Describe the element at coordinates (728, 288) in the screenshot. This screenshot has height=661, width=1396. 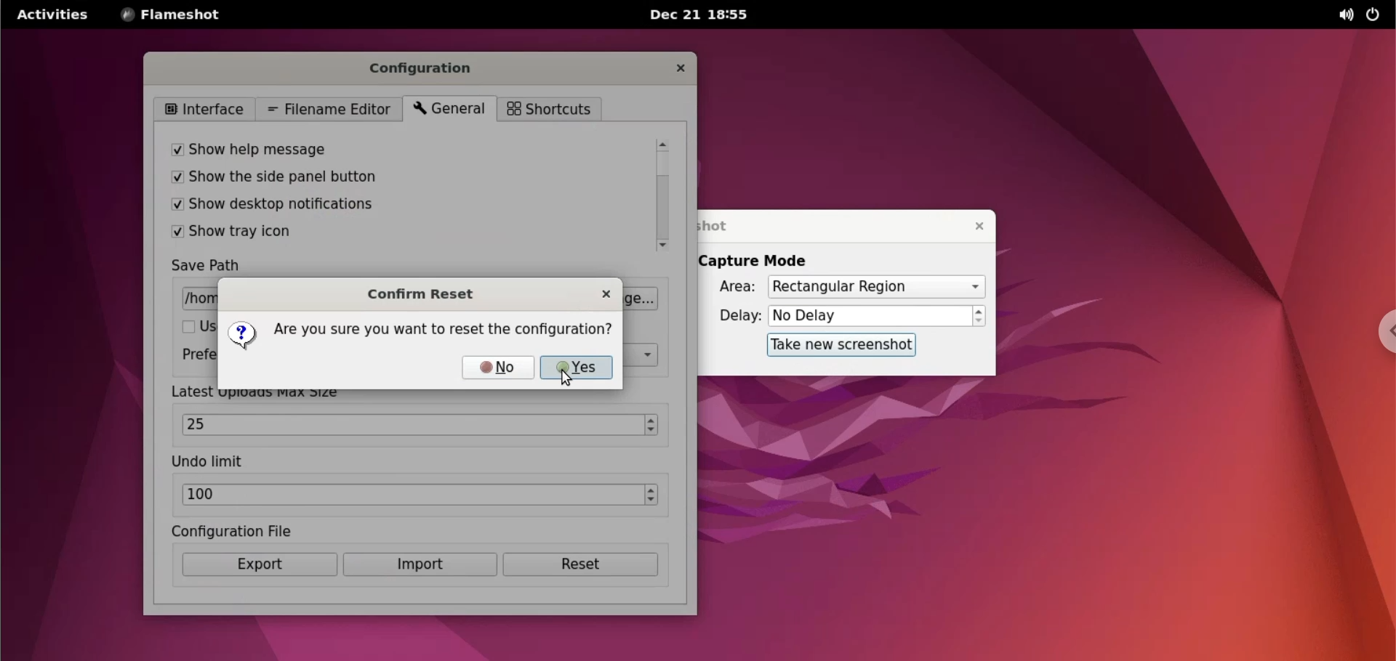
I see `area` at that location.